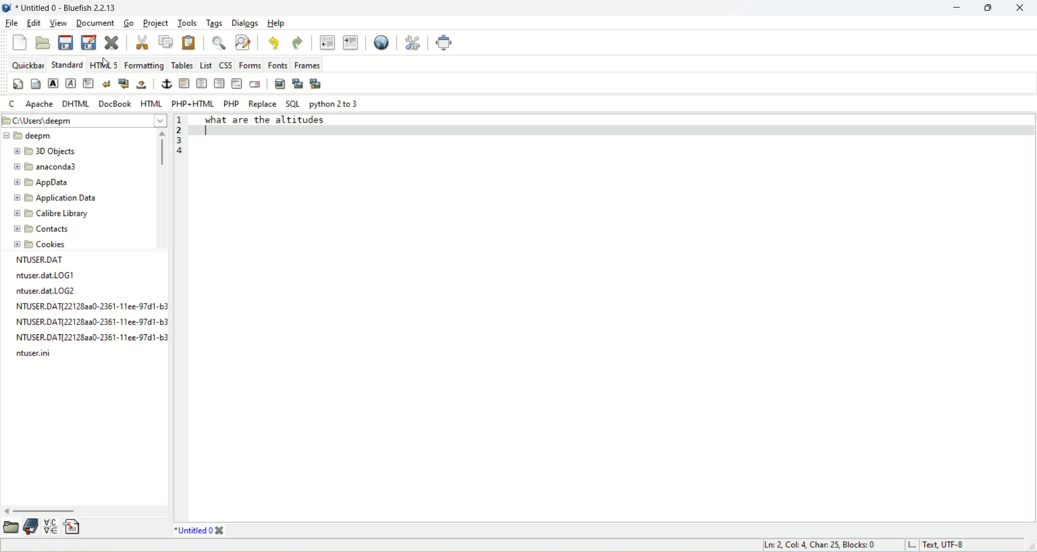  I want to click on right justify, so click(221, 83).